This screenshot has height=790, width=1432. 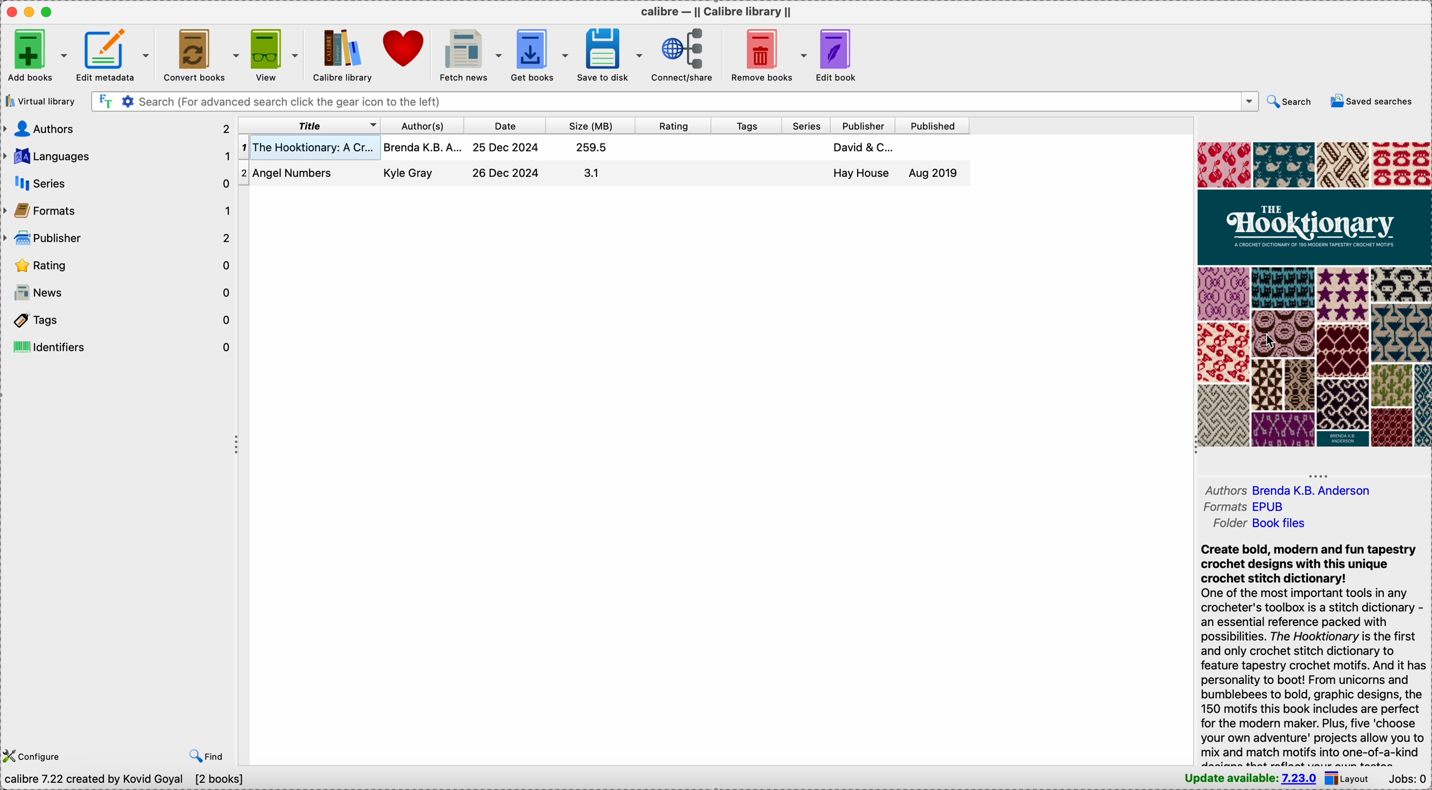 I want to click on search bar, so click(x=672, y=101).